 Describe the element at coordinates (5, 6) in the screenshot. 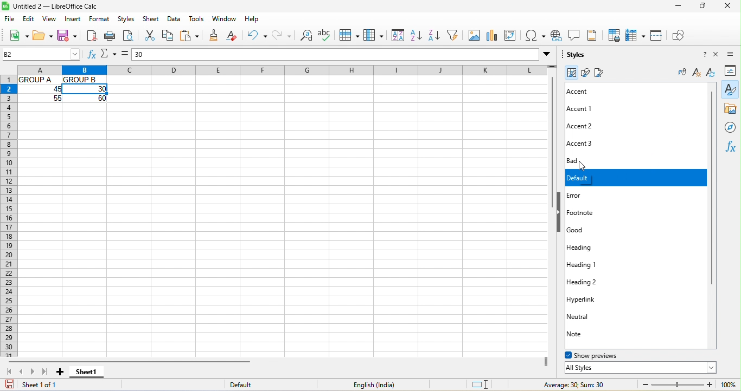

I see `LibreOffice Logo` at that location.